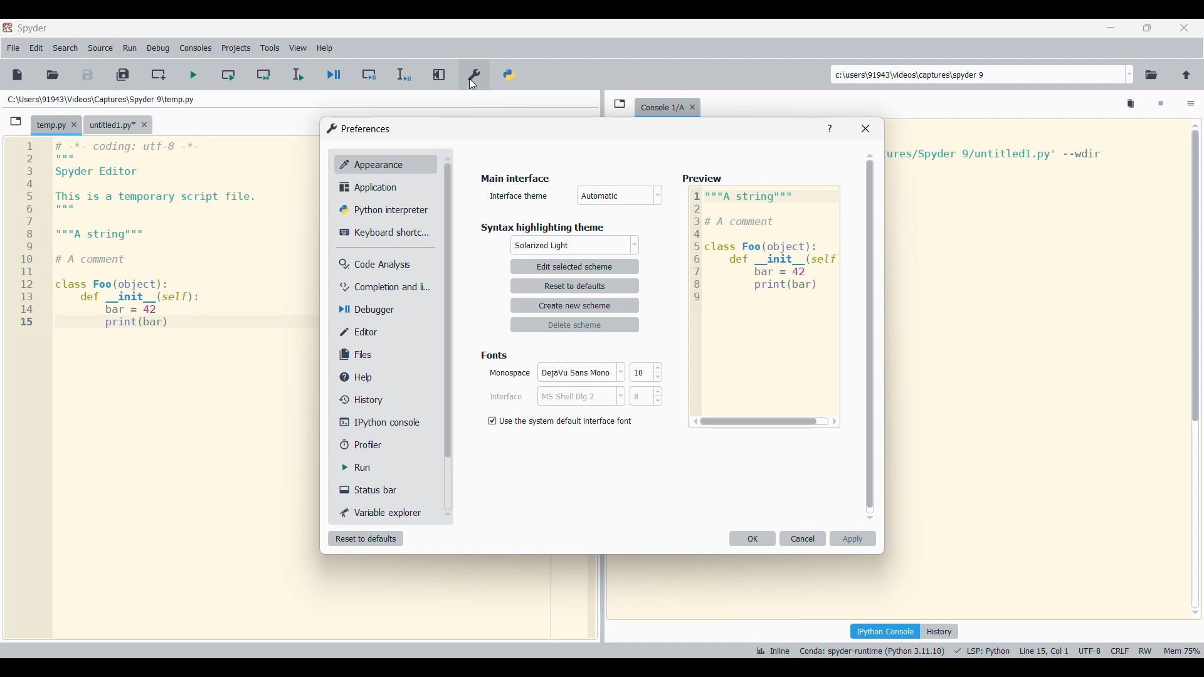 The height and width of the screenshot is (677, 1204). What do you see at coordinates (74, 125) in the screenshot?
I see `Close tab` at bounding box center [74, 125].